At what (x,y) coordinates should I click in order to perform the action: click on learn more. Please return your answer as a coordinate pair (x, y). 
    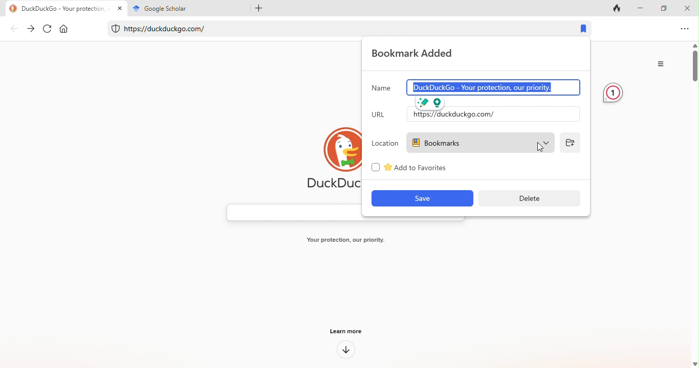
    Looking at the image, I should click on (348, 330).